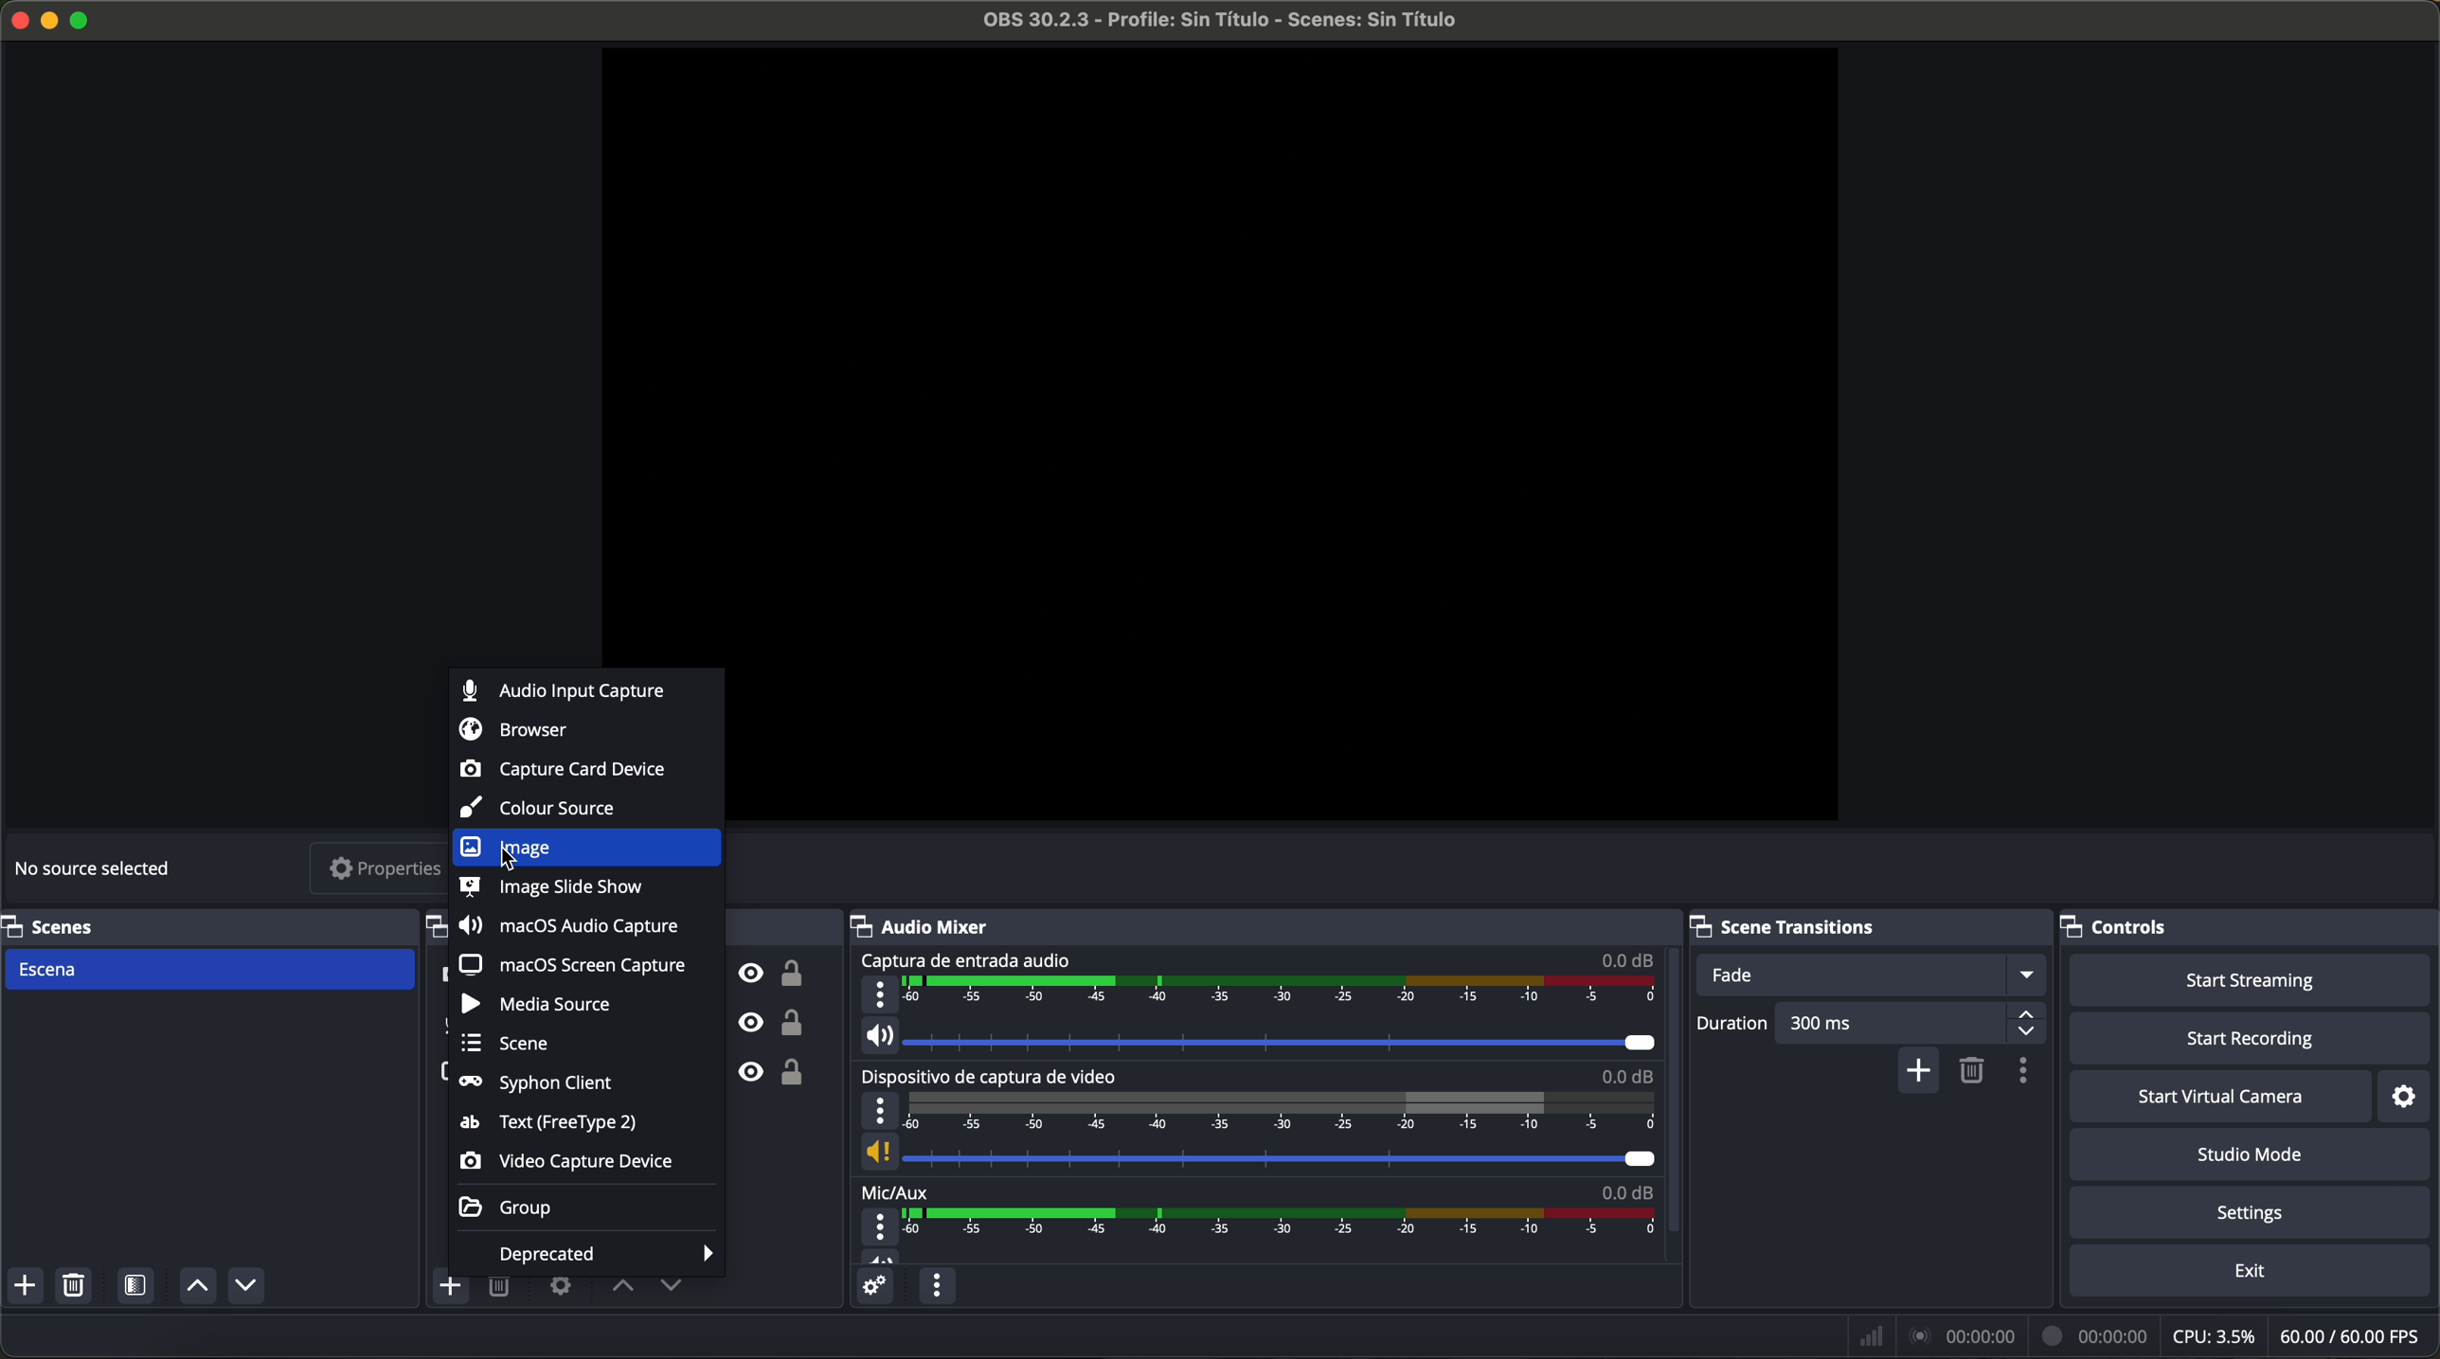  I want to click on data, so click(2144, 1335).